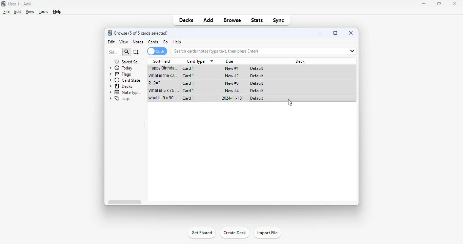  I want to click on tags, so click(120, 99).